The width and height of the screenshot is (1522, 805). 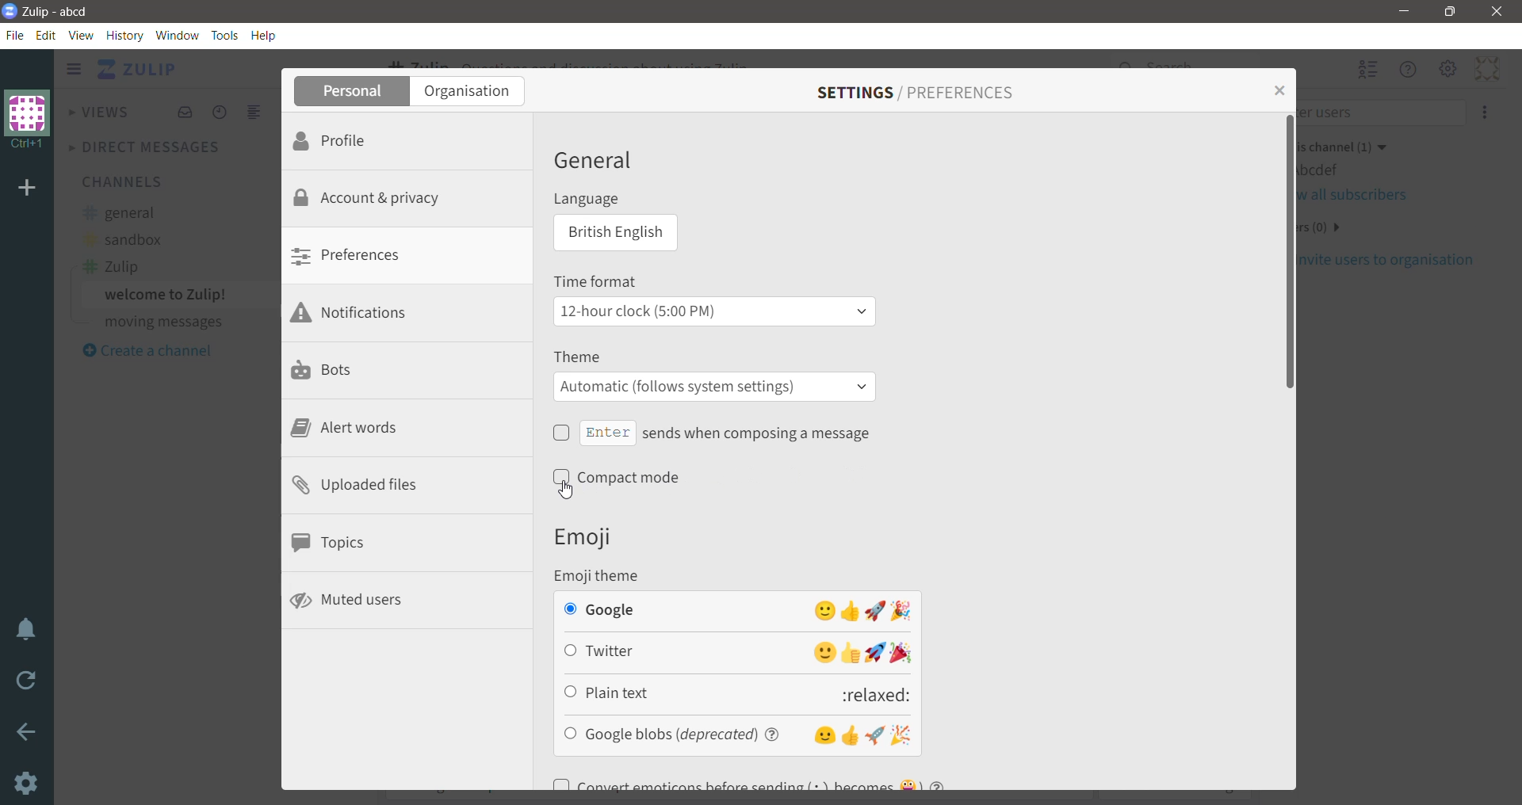 What do you see at coordinates (602, 280) in the screenshot?
I see `Time format` at bounding box center [602, 280].